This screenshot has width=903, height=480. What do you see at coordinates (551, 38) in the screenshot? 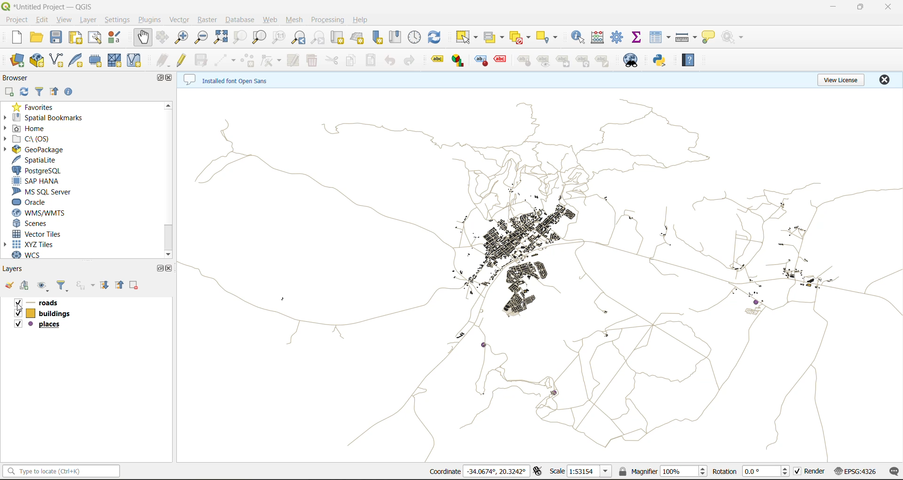
I see `select location` at bounding box center [551, 38].